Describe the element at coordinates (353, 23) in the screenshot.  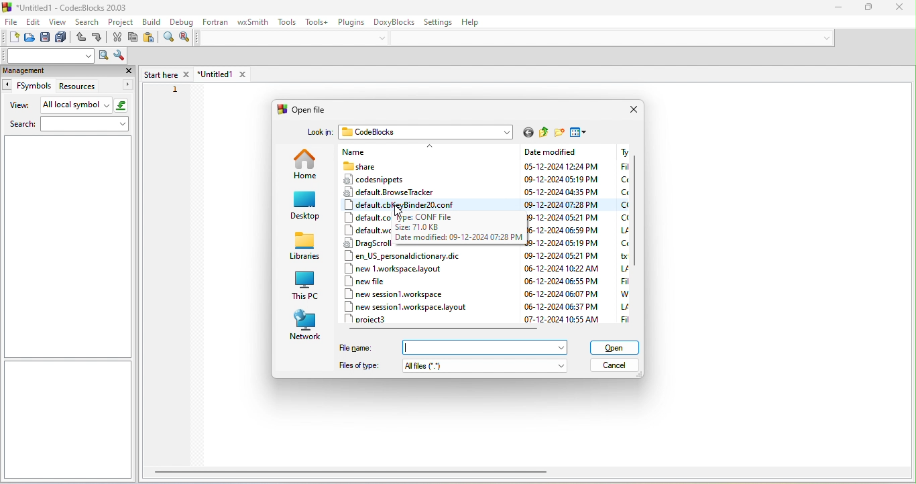
I see `plugins` at that location.